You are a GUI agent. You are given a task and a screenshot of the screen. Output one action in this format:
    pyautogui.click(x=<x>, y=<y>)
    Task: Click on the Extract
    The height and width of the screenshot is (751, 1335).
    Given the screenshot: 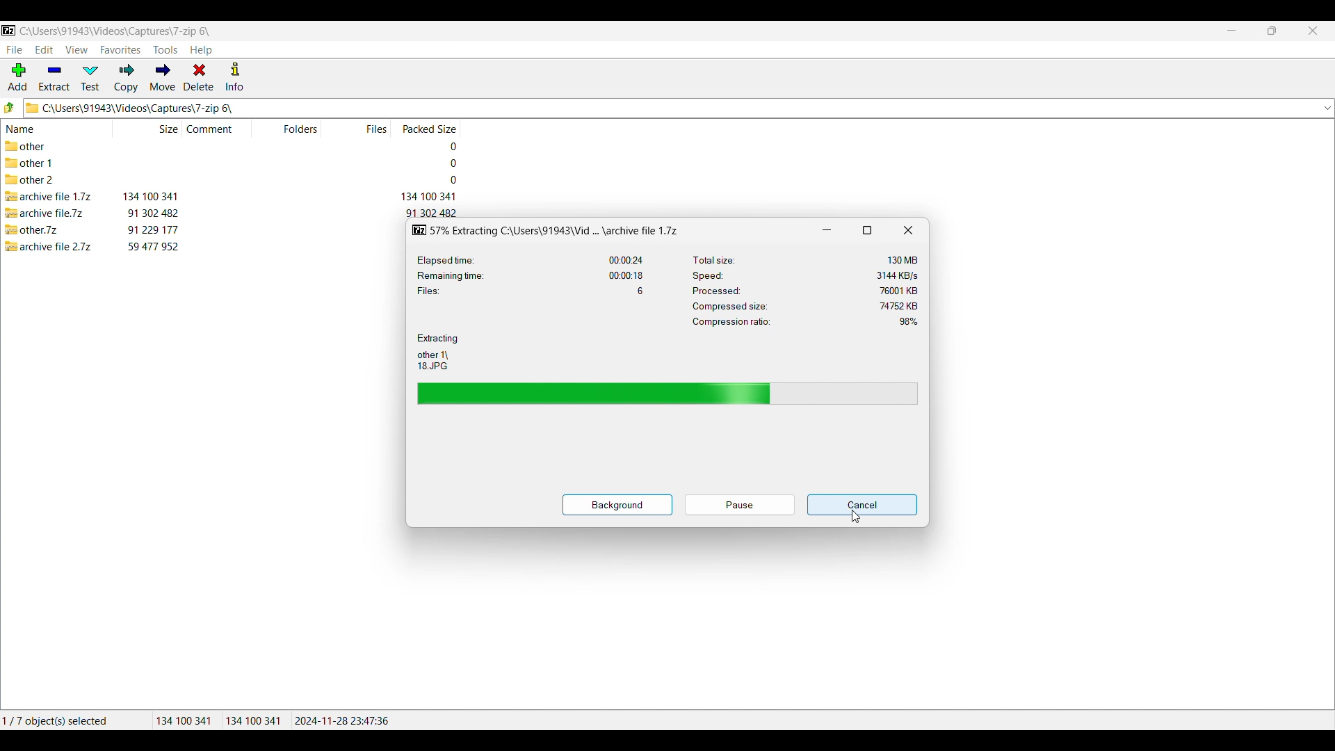 What is the action you would take?
    pyautogui.click(x=54, y=78)
    